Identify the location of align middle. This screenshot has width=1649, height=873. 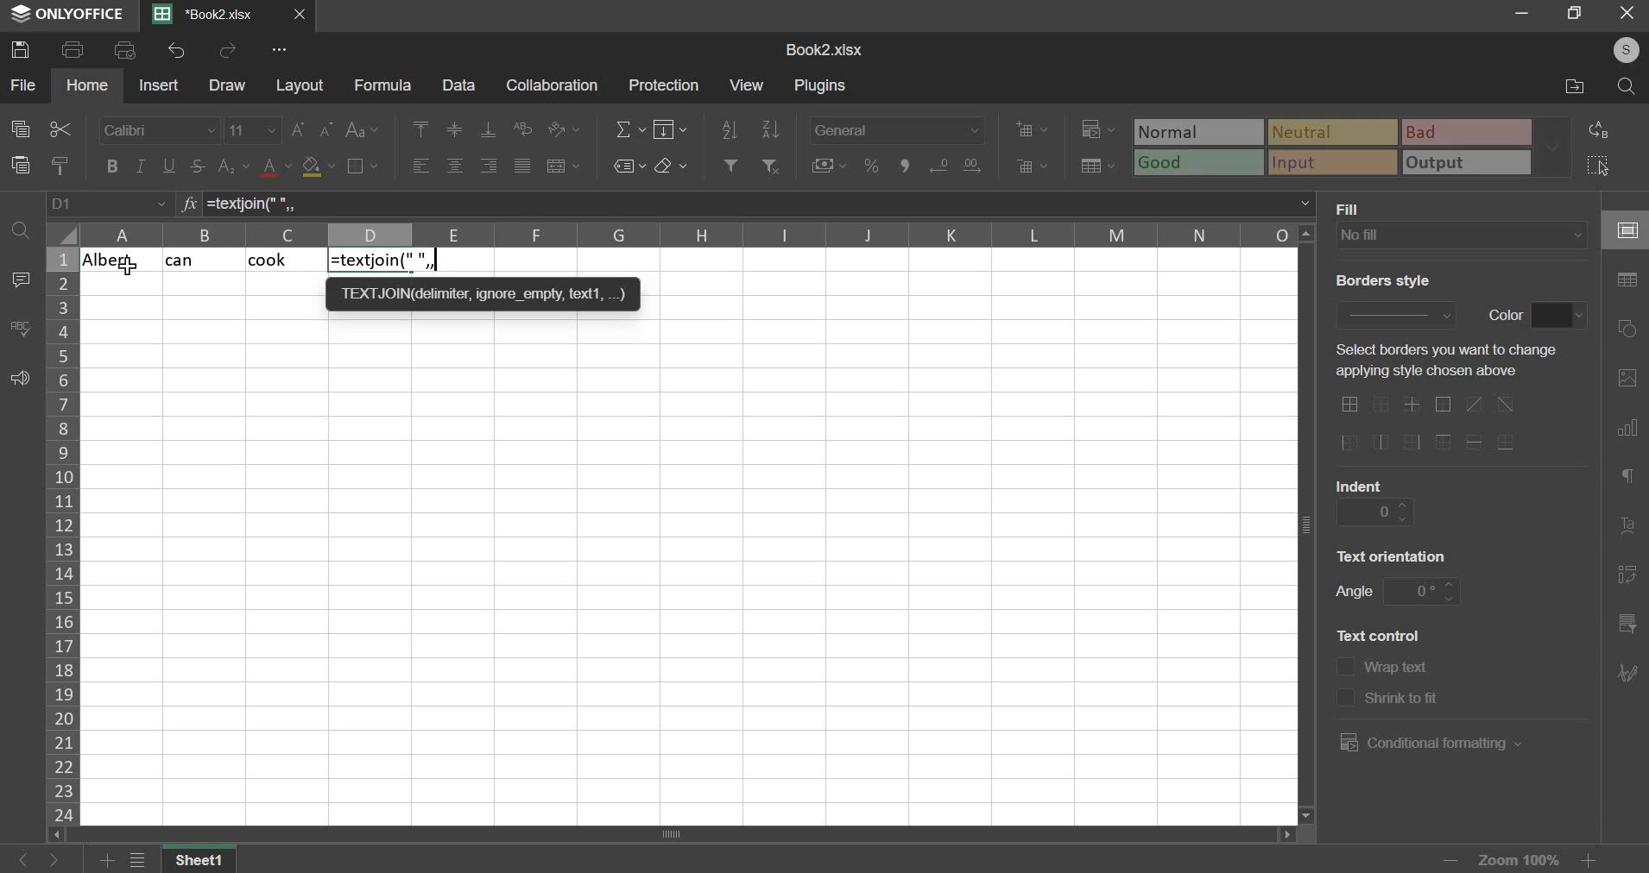
(457, 129).